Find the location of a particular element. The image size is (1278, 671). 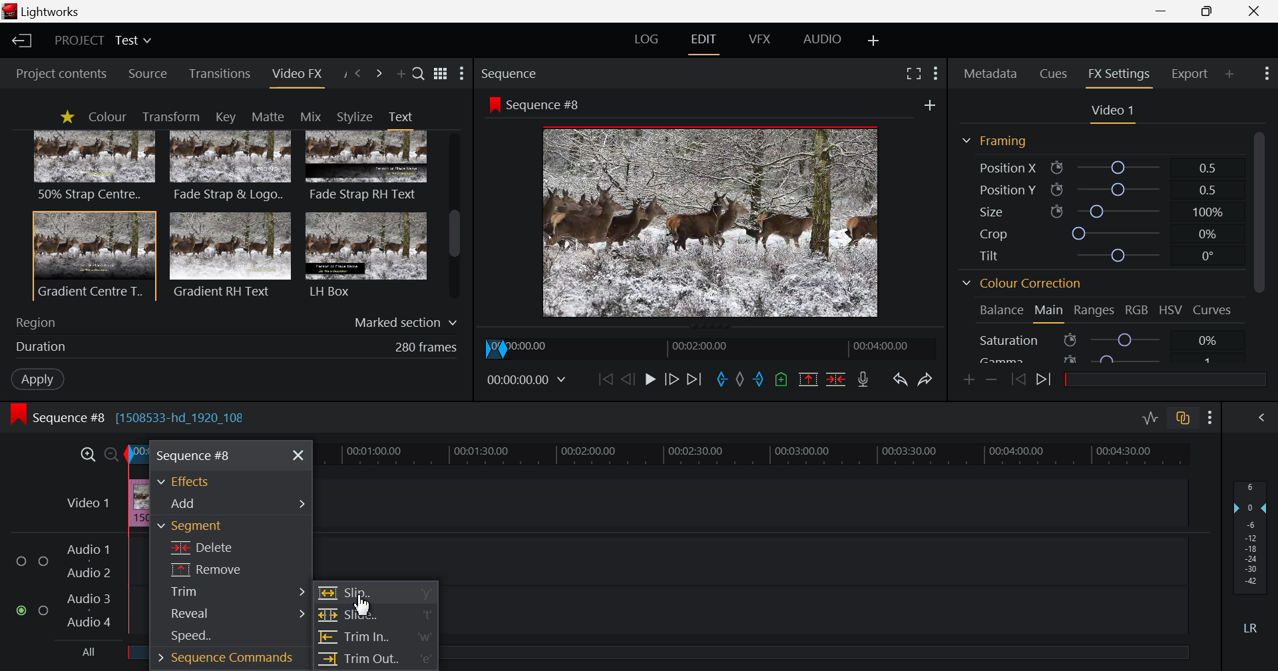

Search is located at coordinates (419, 75).